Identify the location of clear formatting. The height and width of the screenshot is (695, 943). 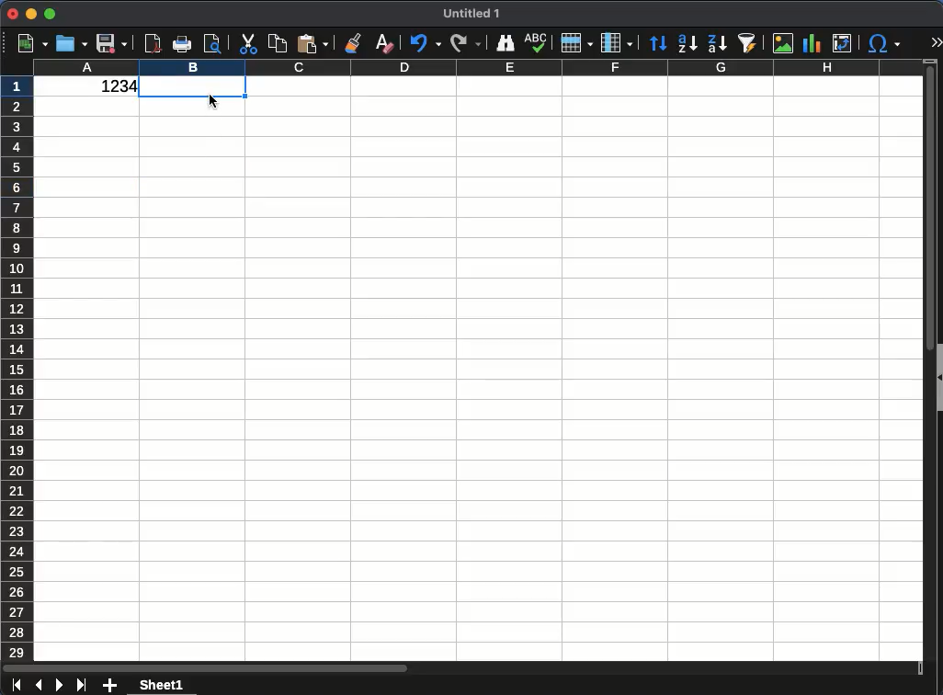
(383, 41).